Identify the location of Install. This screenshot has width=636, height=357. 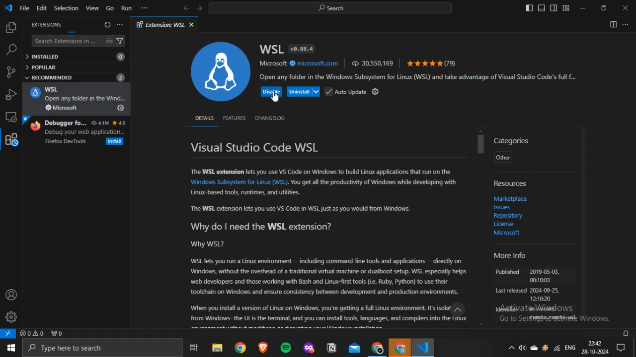
(121, 108).